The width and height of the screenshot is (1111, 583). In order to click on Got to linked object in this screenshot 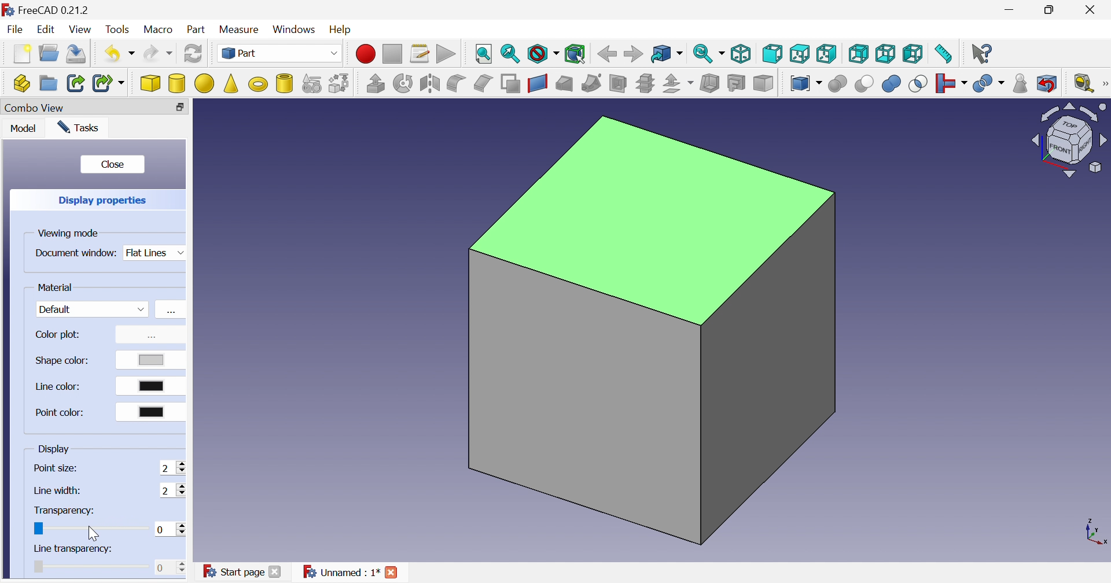, I will do `click(667, 53)`.